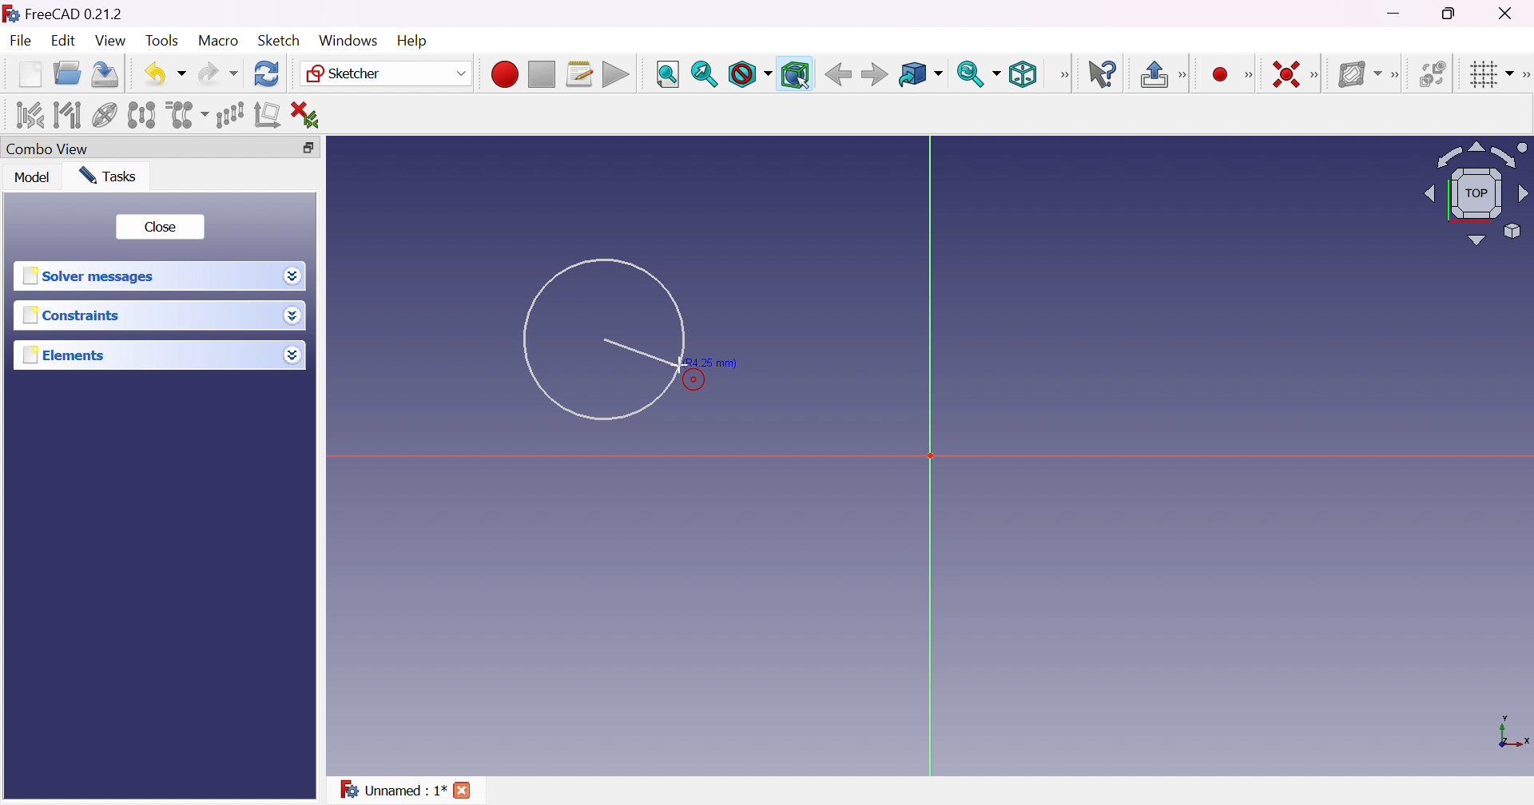 This screenshot has height=805, width=1534. What do you see at coordinates (1222, 73) in the screenshot?
I see `Create point` at bounding box center [1222, 73].